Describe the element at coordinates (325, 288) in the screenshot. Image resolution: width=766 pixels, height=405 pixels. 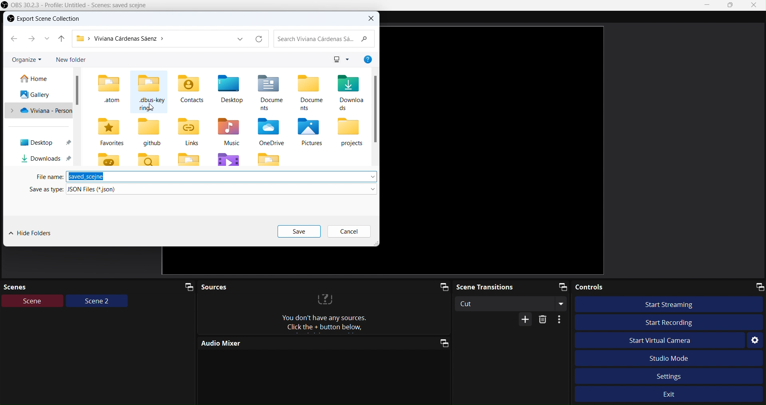
I see `Sources` at that location.